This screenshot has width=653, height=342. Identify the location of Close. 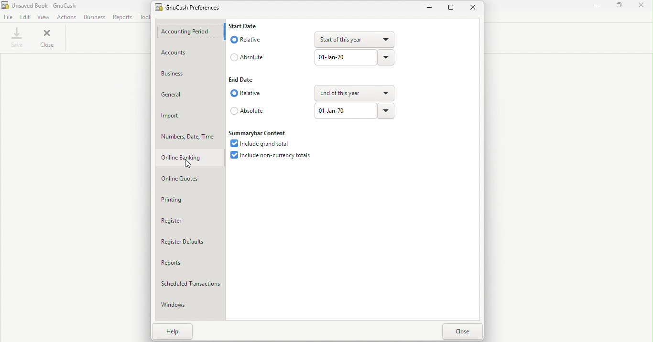
(642, 7).